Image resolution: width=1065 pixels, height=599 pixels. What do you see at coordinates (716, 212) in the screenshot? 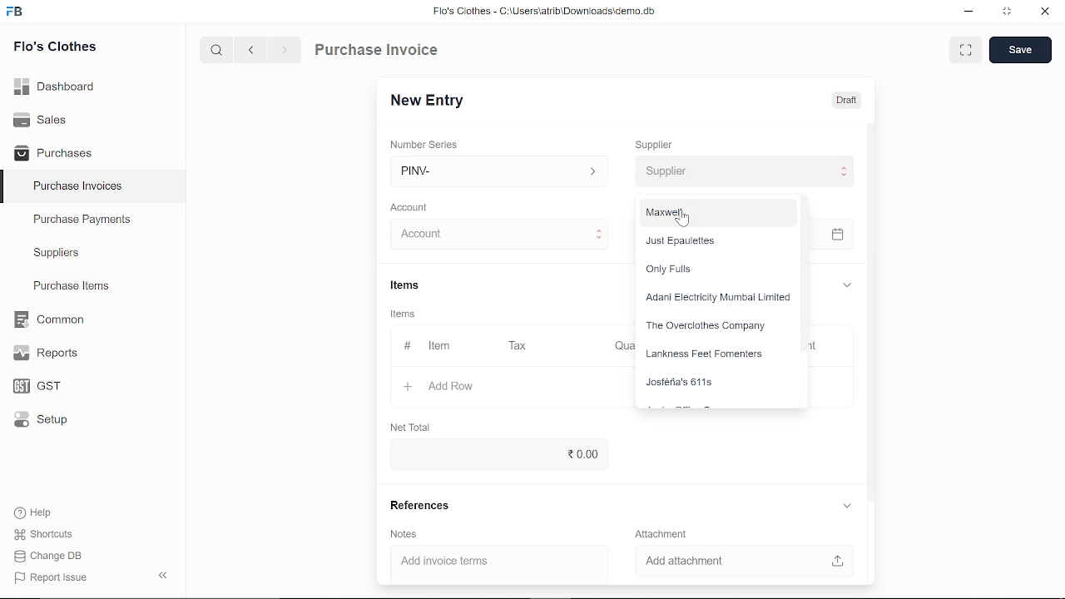
I see `Maxwell},` at bounding box center [716, 212].